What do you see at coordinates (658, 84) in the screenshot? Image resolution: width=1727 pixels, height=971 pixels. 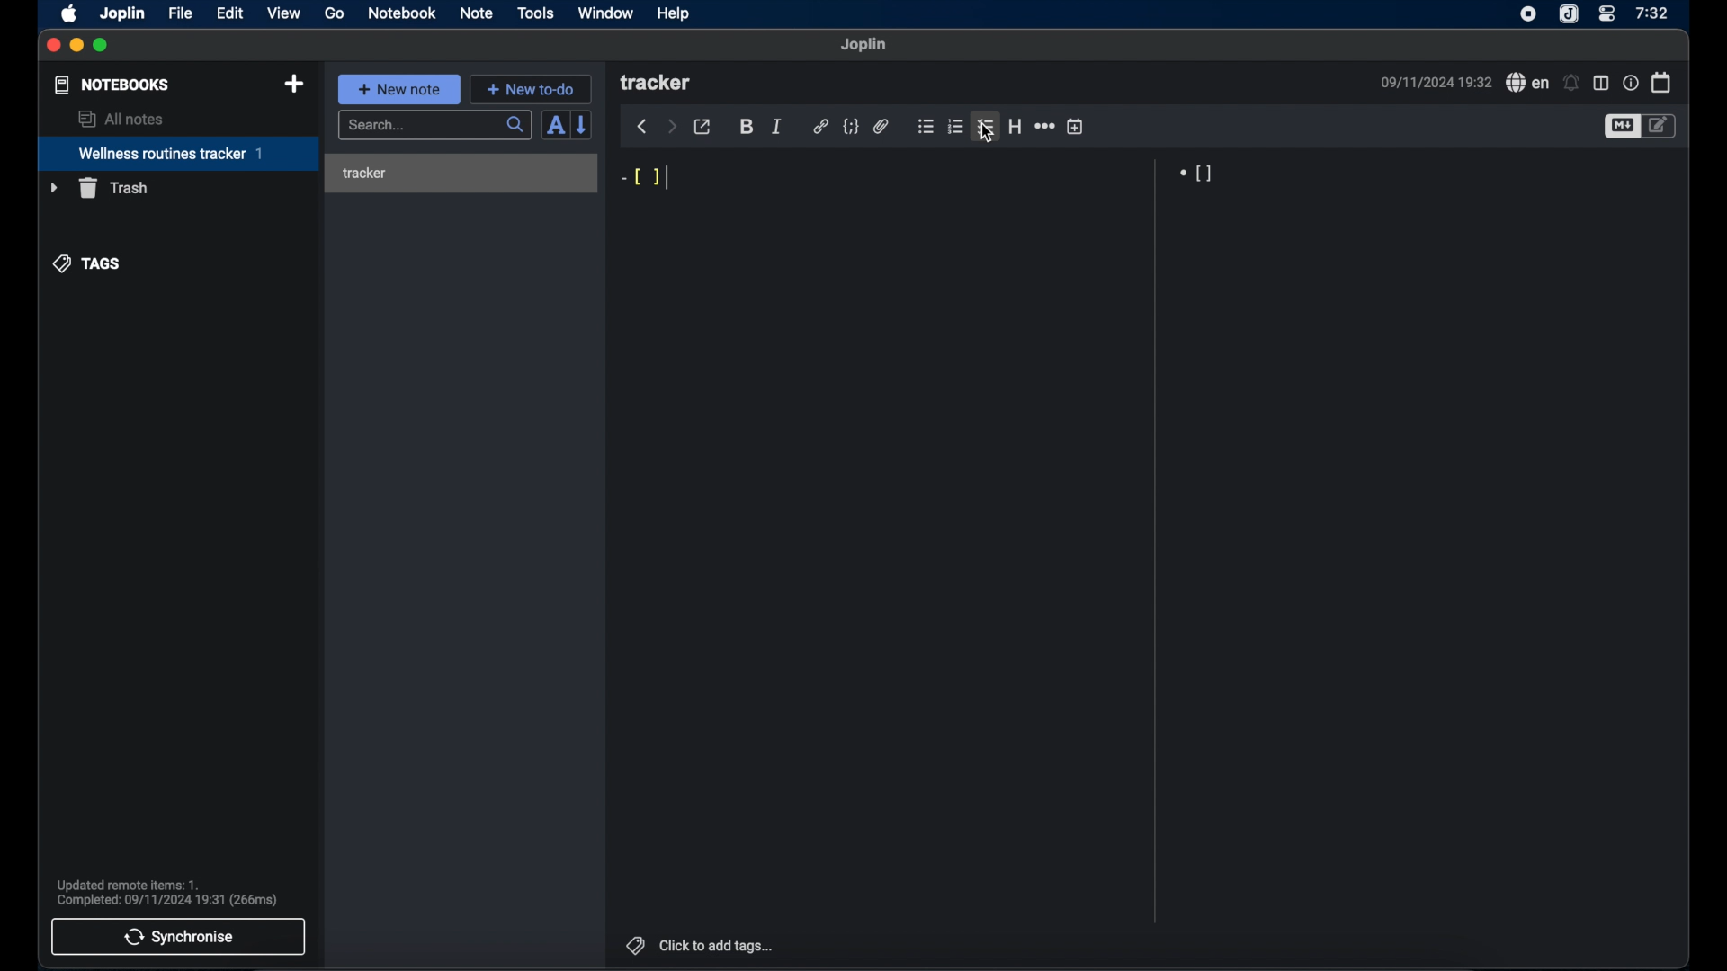 I see `tracker` at bounding box center [658, 84].